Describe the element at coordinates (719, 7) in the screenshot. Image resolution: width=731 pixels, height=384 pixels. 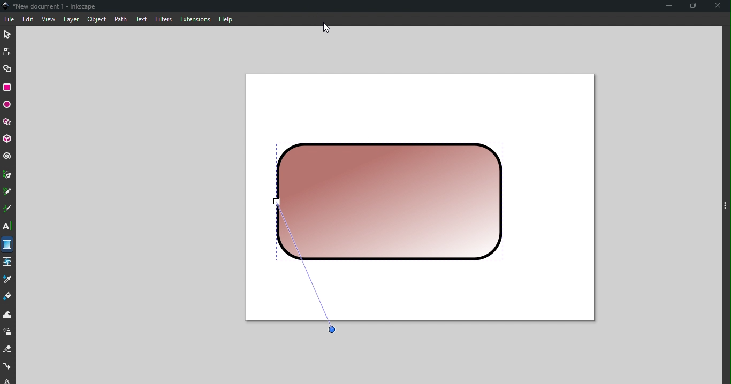
I see `Close` at that location.